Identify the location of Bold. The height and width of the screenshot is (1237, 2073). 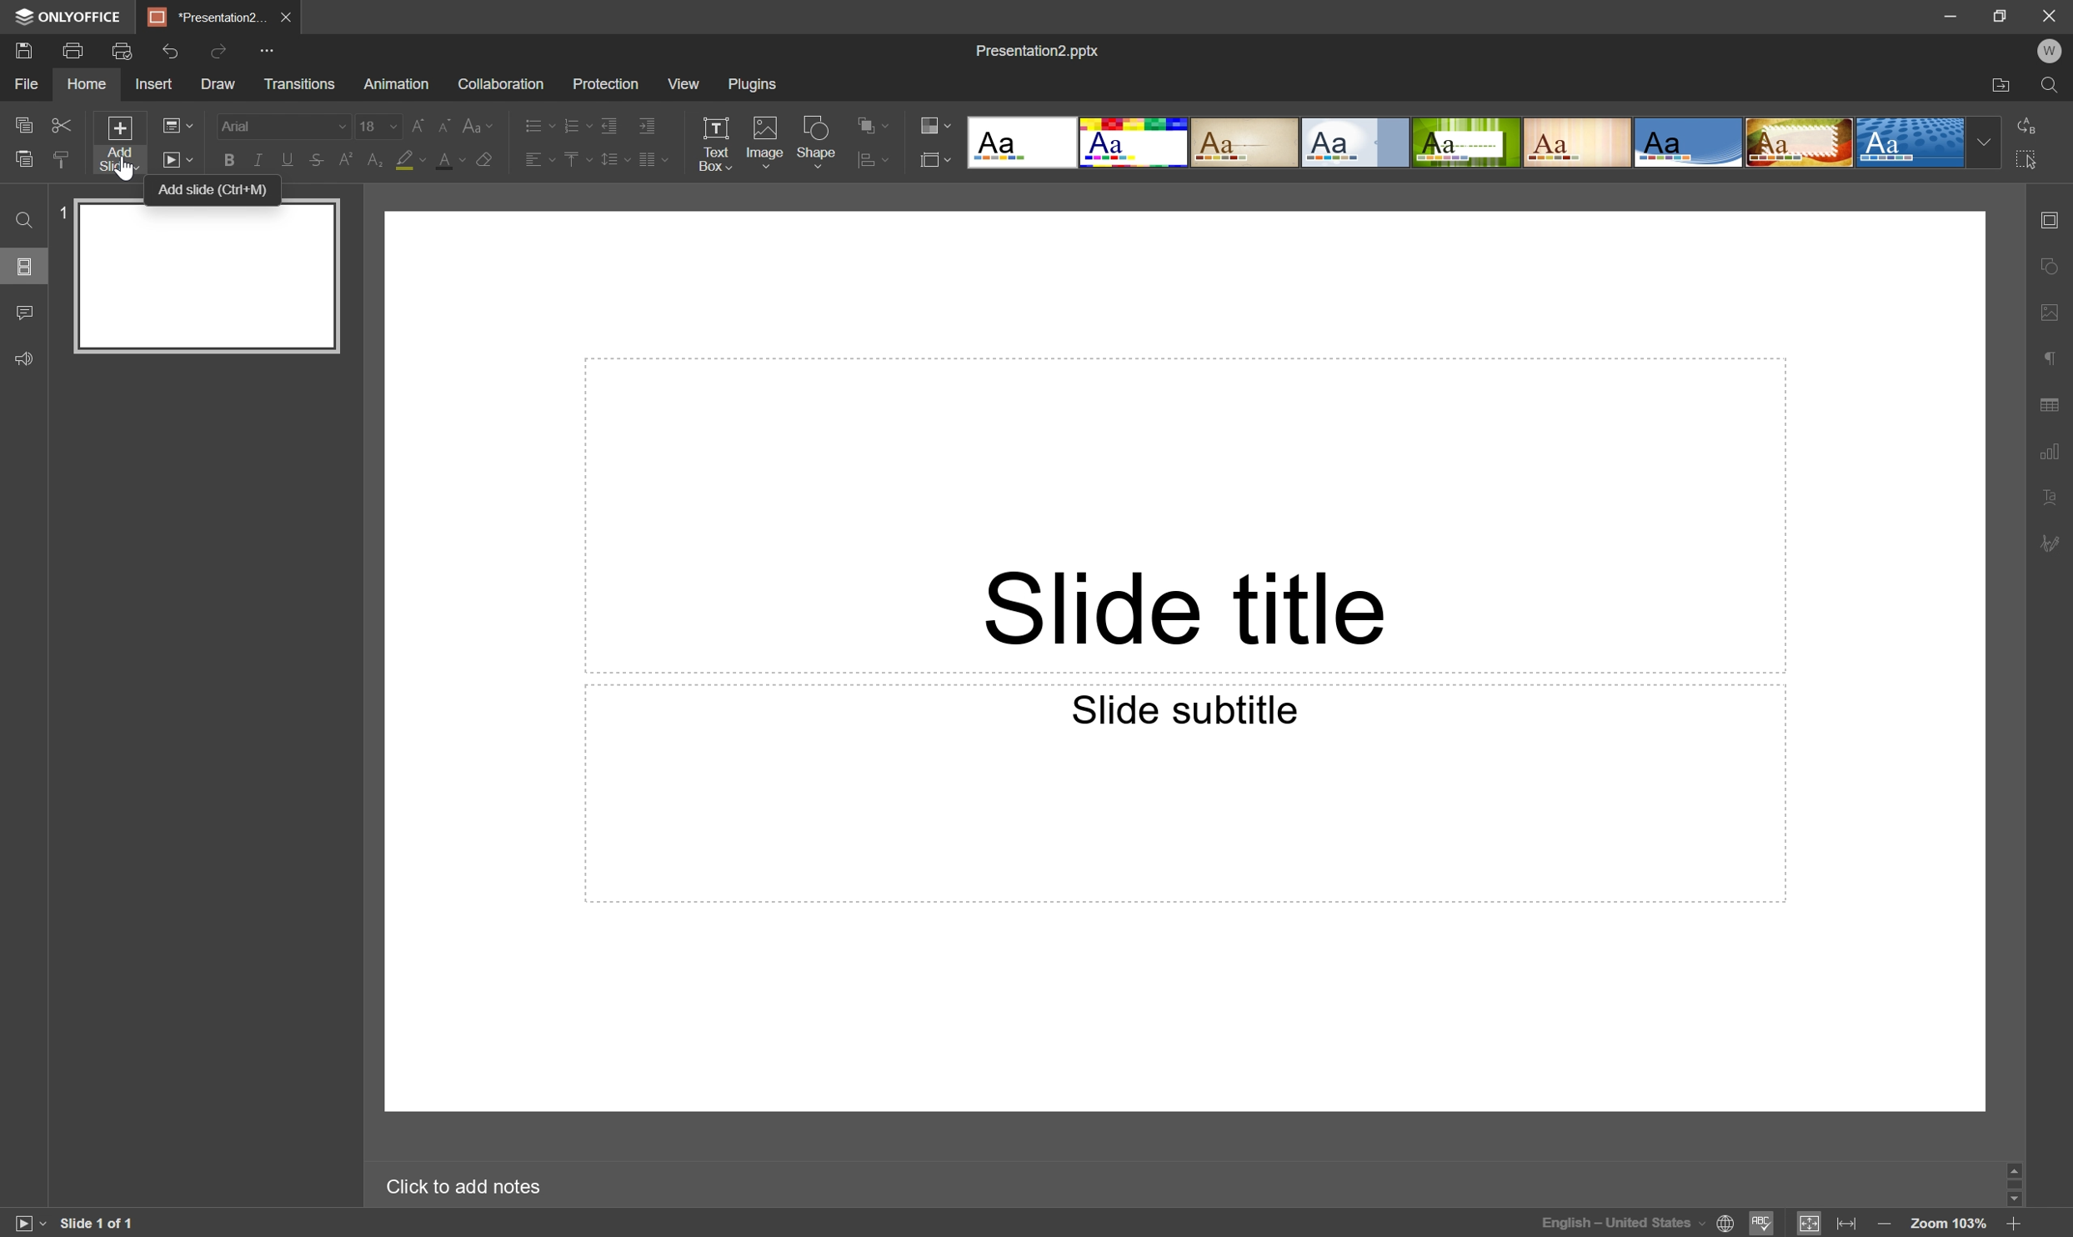
(228, 159).